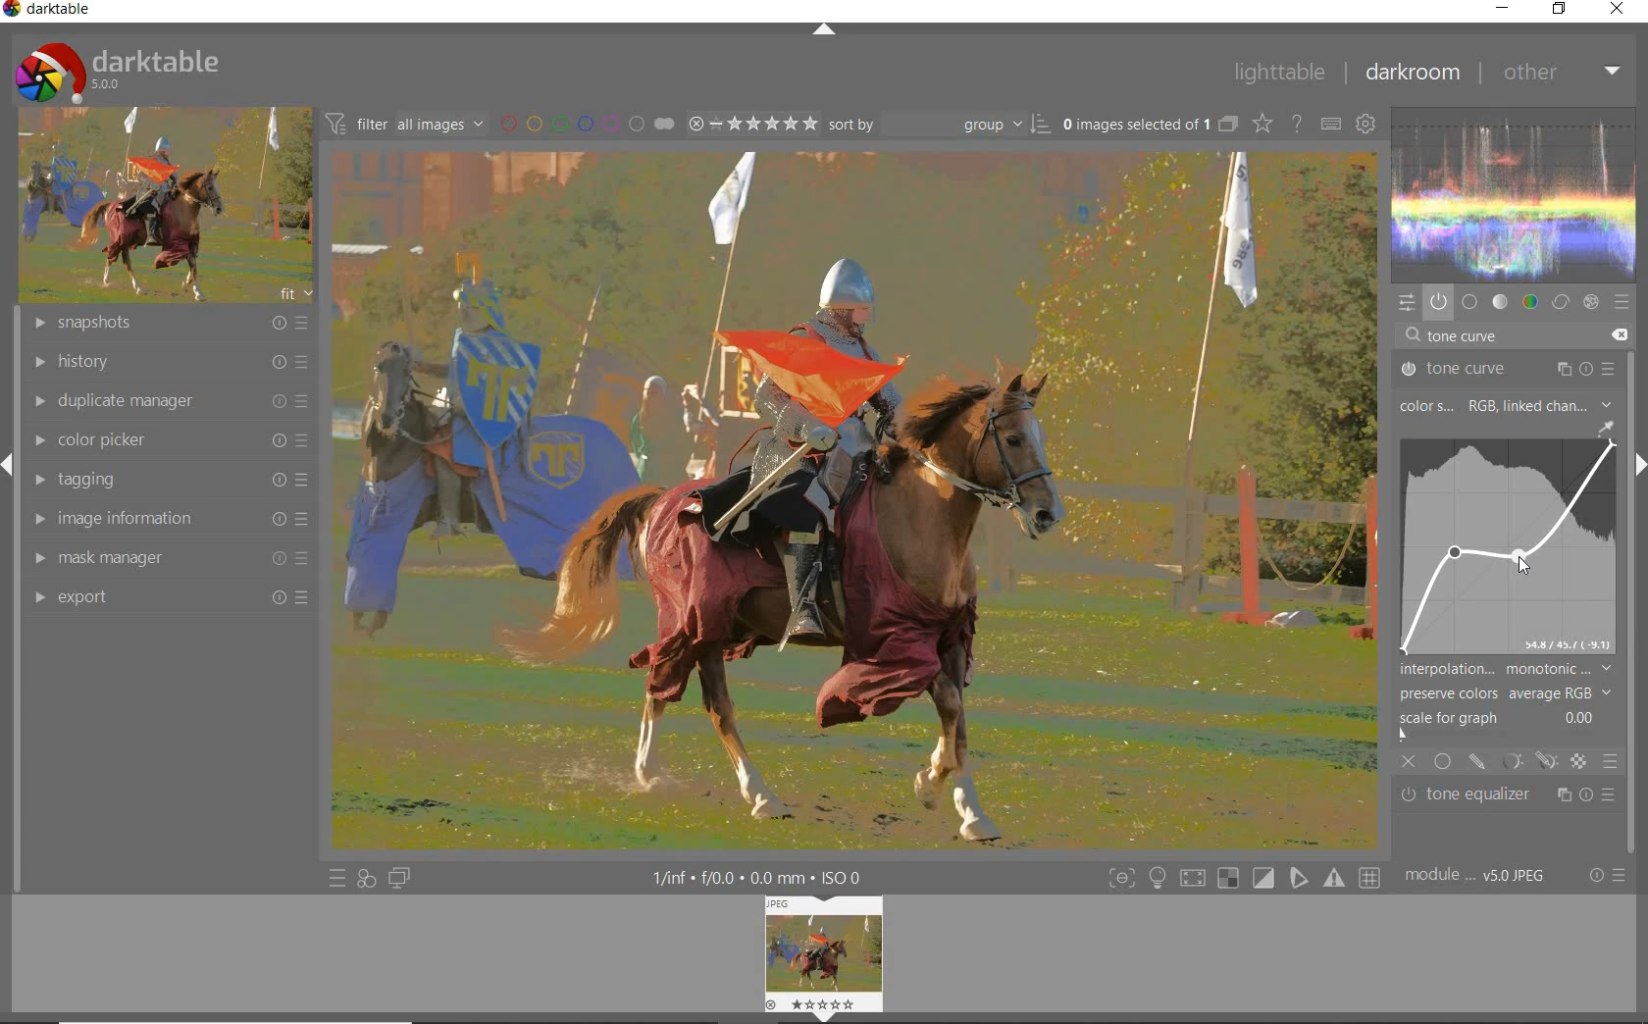 The height and width of the screenshot is (1024, 1648). I want to click on 1/fnf f/0.0 0.0 mm ISO 0, so click(765, 870).